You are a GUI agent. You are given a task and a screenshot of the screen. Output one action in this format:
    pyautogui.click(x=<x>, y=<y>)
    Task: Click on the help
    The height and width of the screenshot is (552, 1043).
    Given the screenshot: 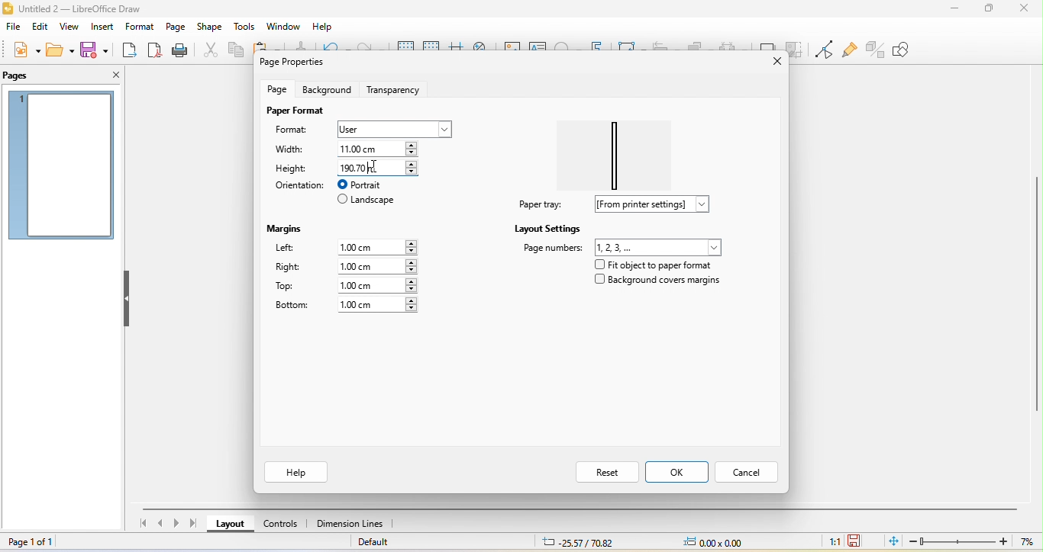 What is the action you would take?
    pyautogui.click(x=321, y=27)
    